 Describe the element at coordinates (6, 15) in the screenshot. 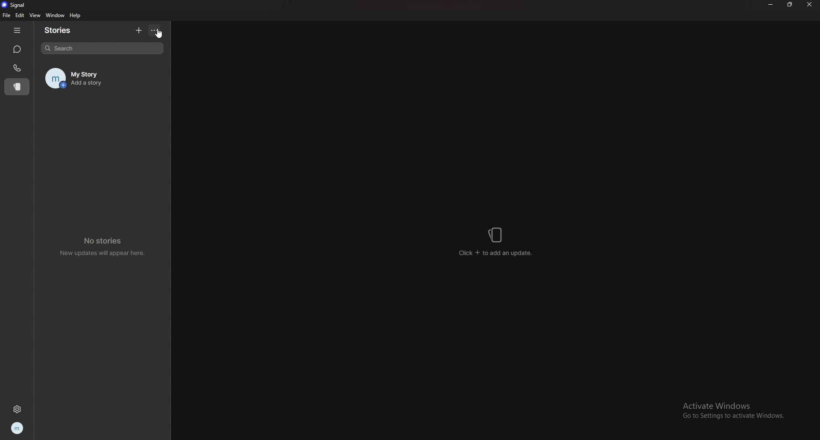

I see `file` at that location.